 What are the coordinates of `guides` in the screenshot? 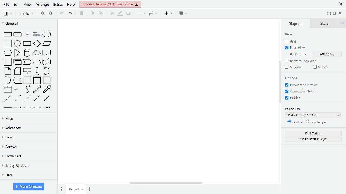 It's located at (294, 98).